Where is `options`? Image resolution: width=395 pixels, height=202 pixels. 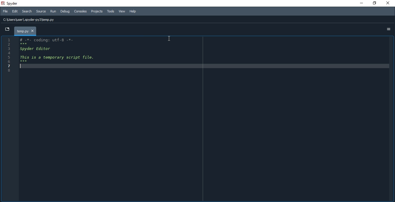 options is located at coordinates (389, 29).